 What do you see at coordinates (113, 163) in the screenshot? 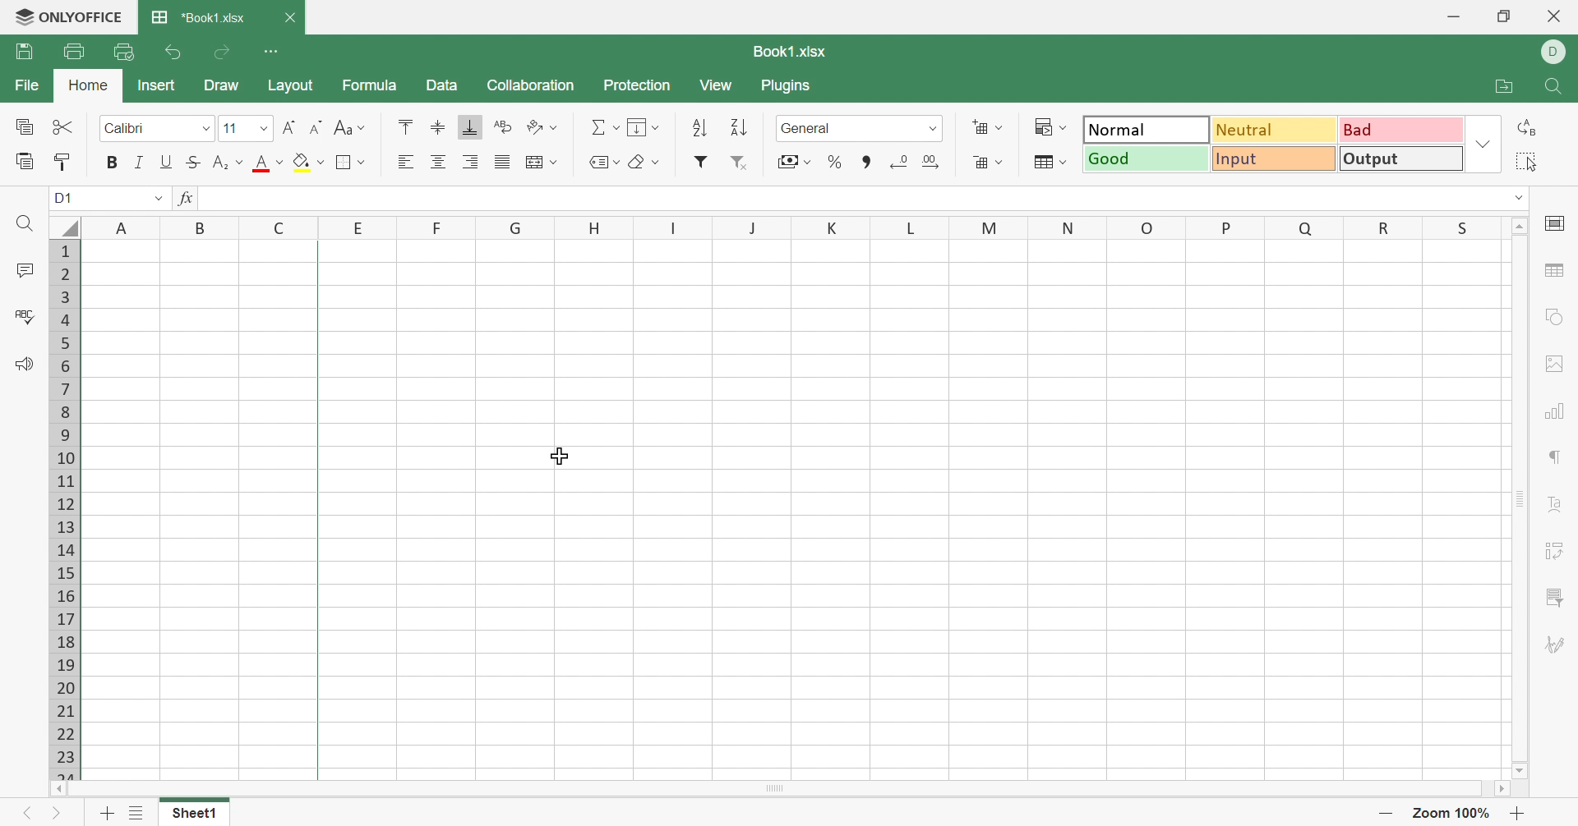
I see `Bold` at bounding box center [113, 163].